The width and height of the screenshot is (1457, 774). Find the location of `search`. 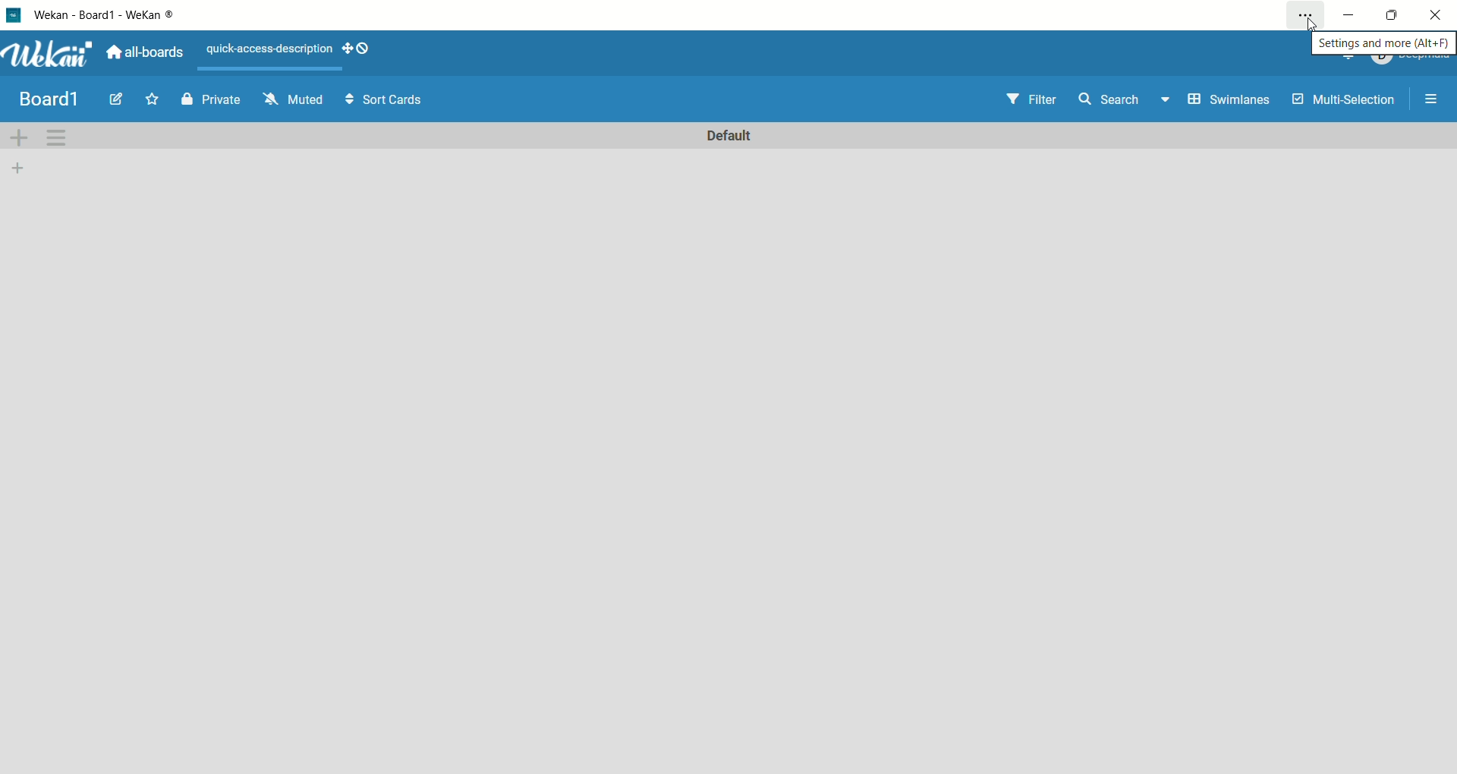

search is located at coordinates (1125, 103).